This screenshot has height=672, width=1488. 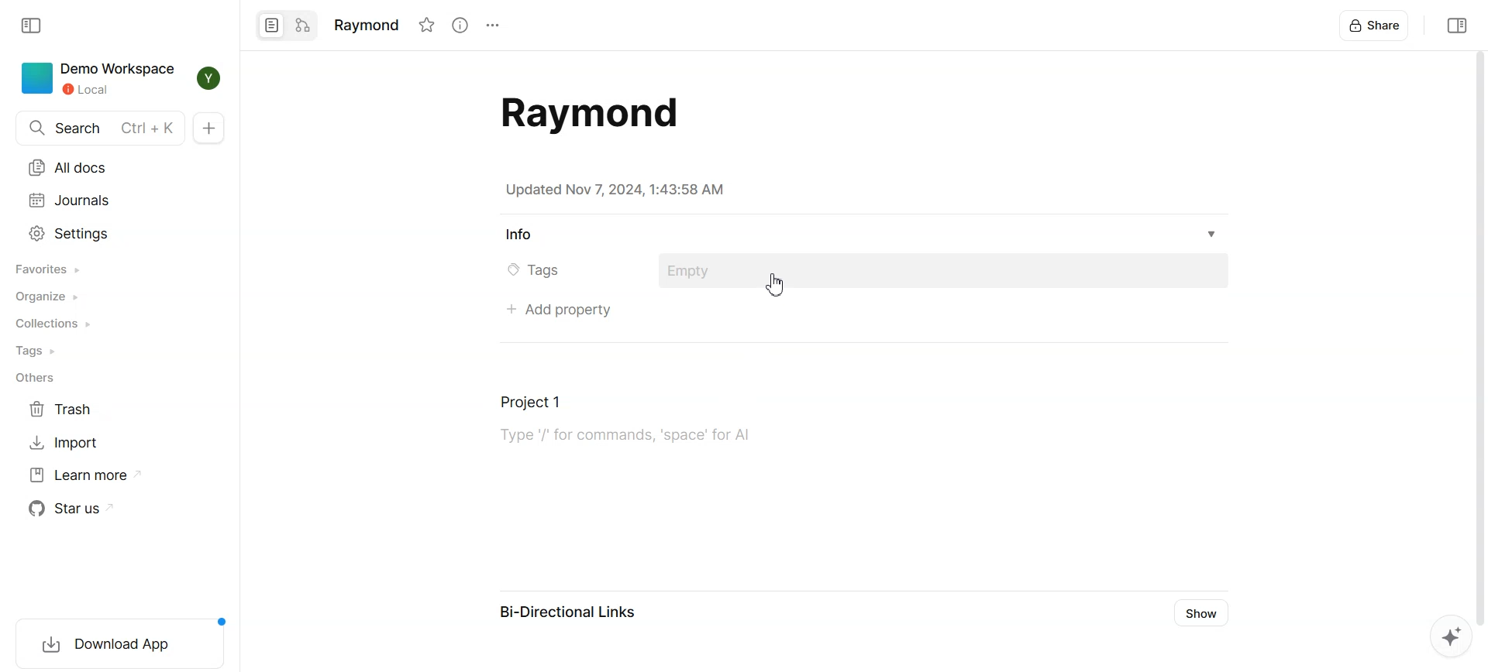 What do you see at coordinates (71, 233) in the screenshot?
I see `Settings` at bounding box center [71, 233].